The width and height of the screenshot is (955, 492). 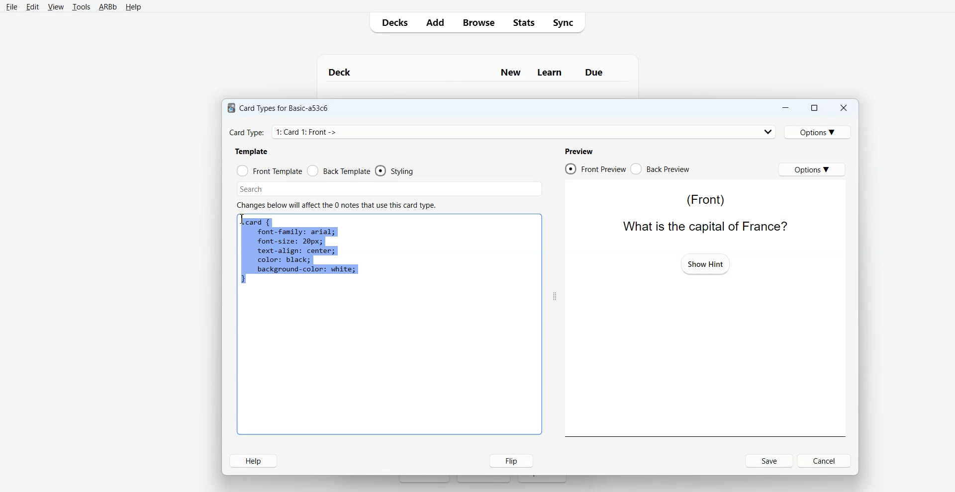 What do you see at coordinates (471, 72) in the screenshot?
I see `Deck New Learn Due` at bounding box center [471, 72].